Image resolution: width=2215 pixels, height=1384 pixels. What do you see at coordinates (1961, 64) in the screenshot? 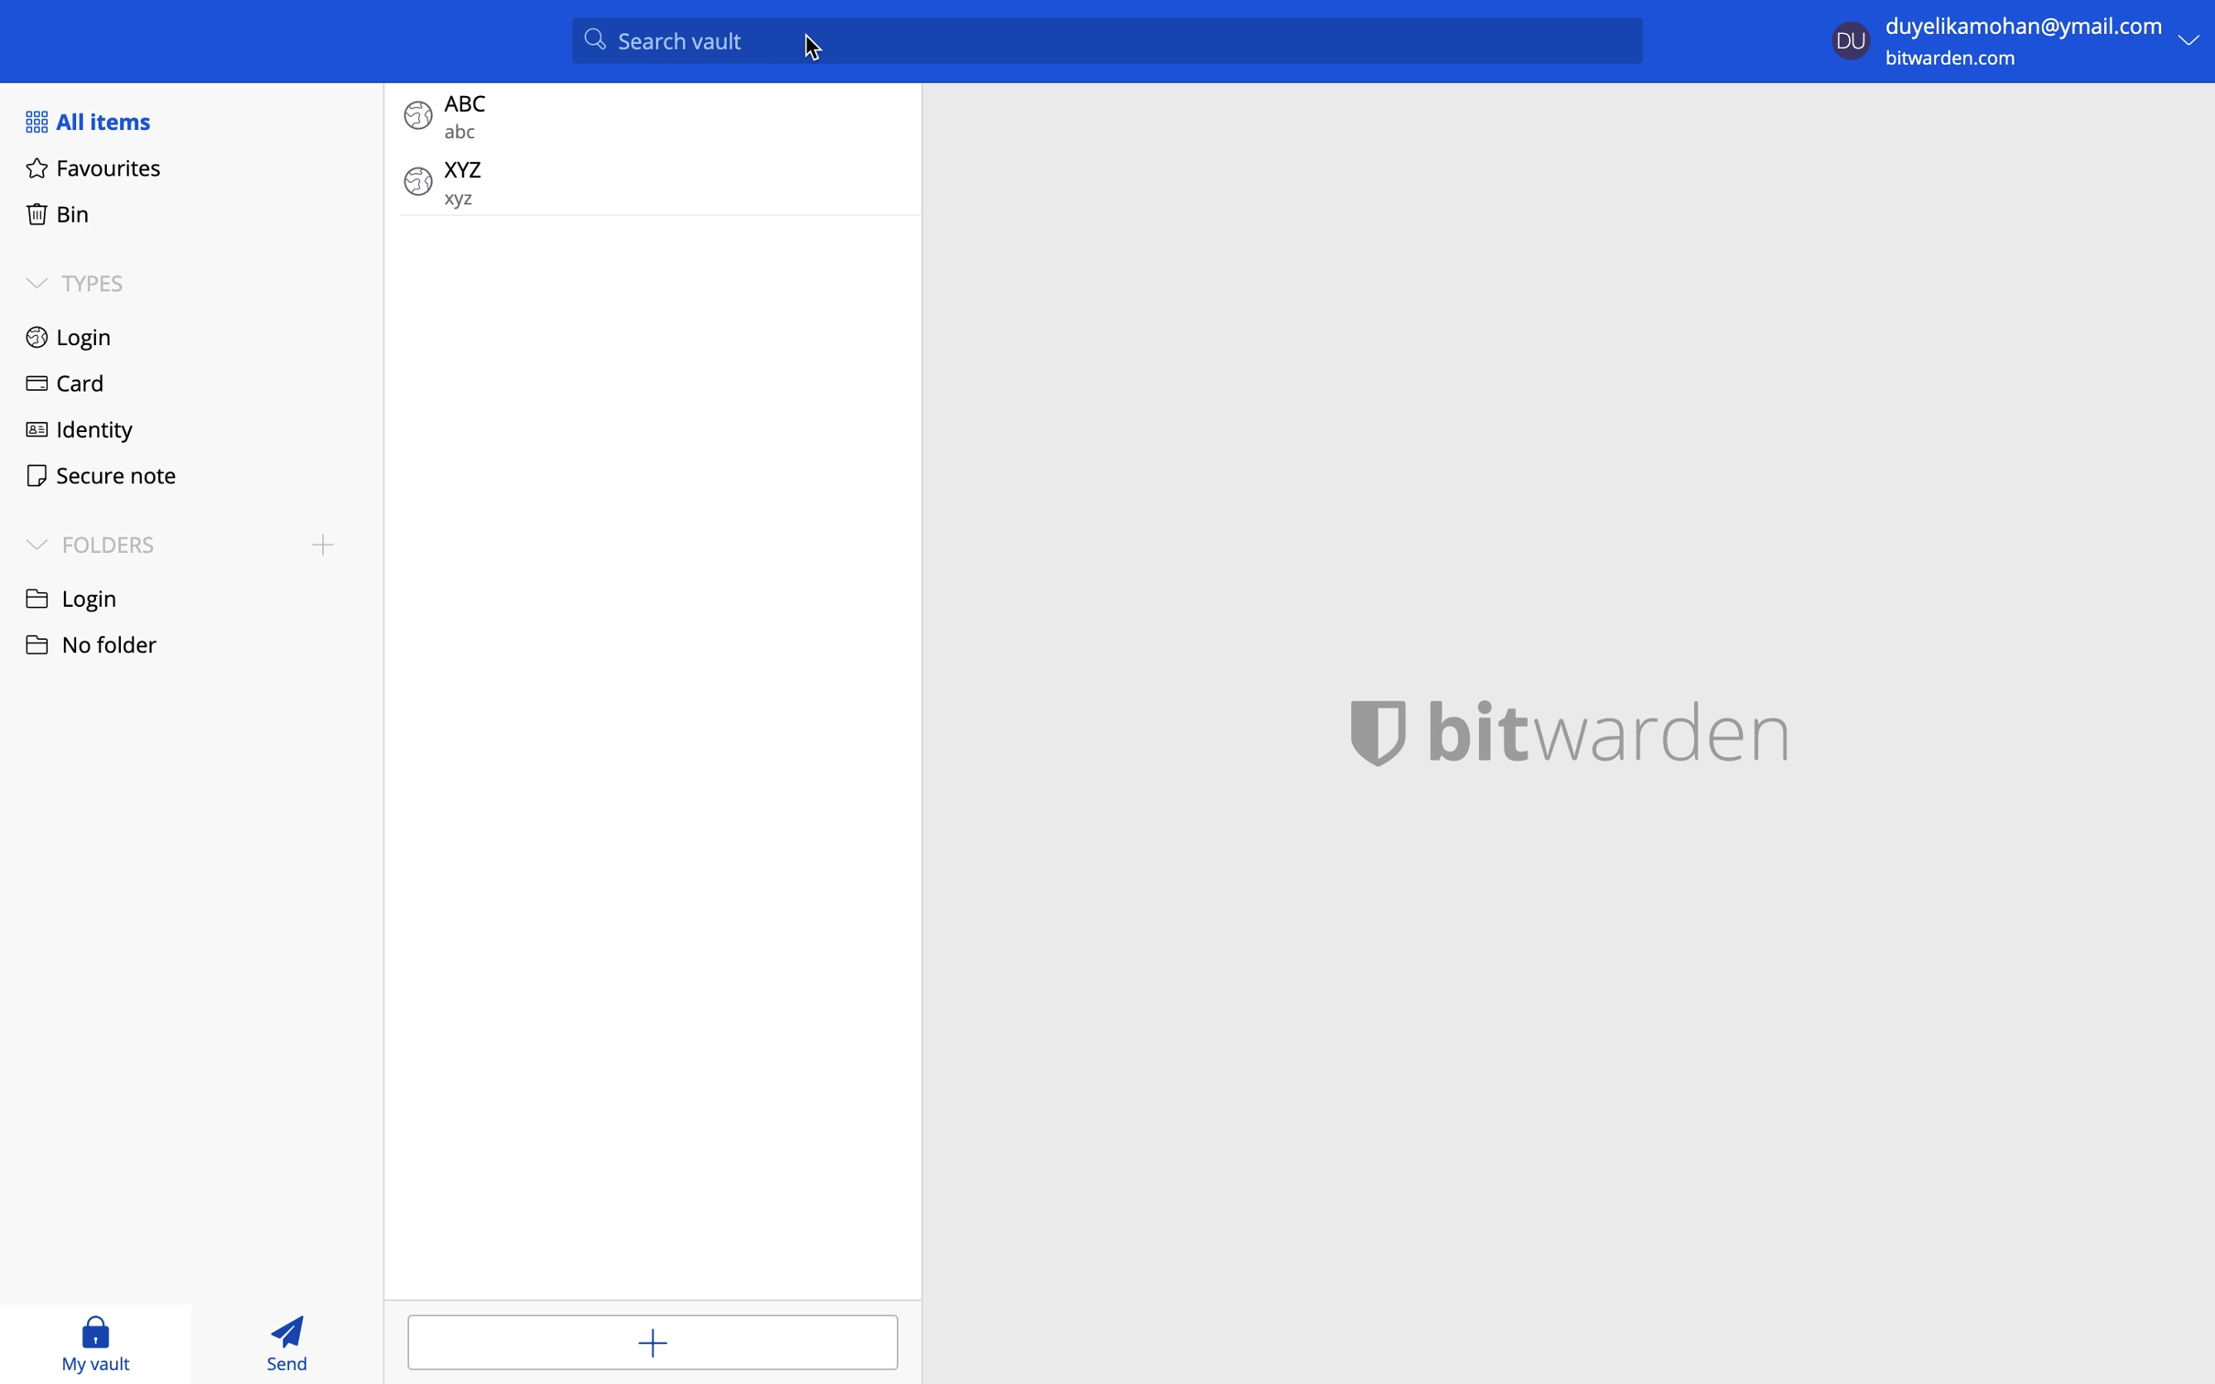
I see `bitwarden.com` at bounding box center [1961, 64].